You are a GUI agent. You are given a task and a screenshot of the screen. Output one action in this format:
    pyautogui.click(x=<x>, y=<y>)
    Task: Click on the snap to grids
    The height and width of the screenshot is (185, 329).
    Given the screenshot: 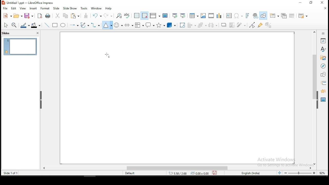 What is the action you would take?
    pyautogui.click(x=145, y=16)
    